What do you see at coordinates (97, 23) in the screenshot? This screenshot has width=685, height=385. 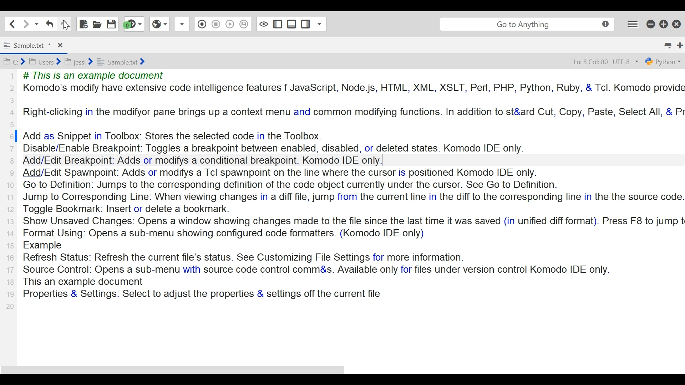 I see `Open File` at bounding box center [97, 23].